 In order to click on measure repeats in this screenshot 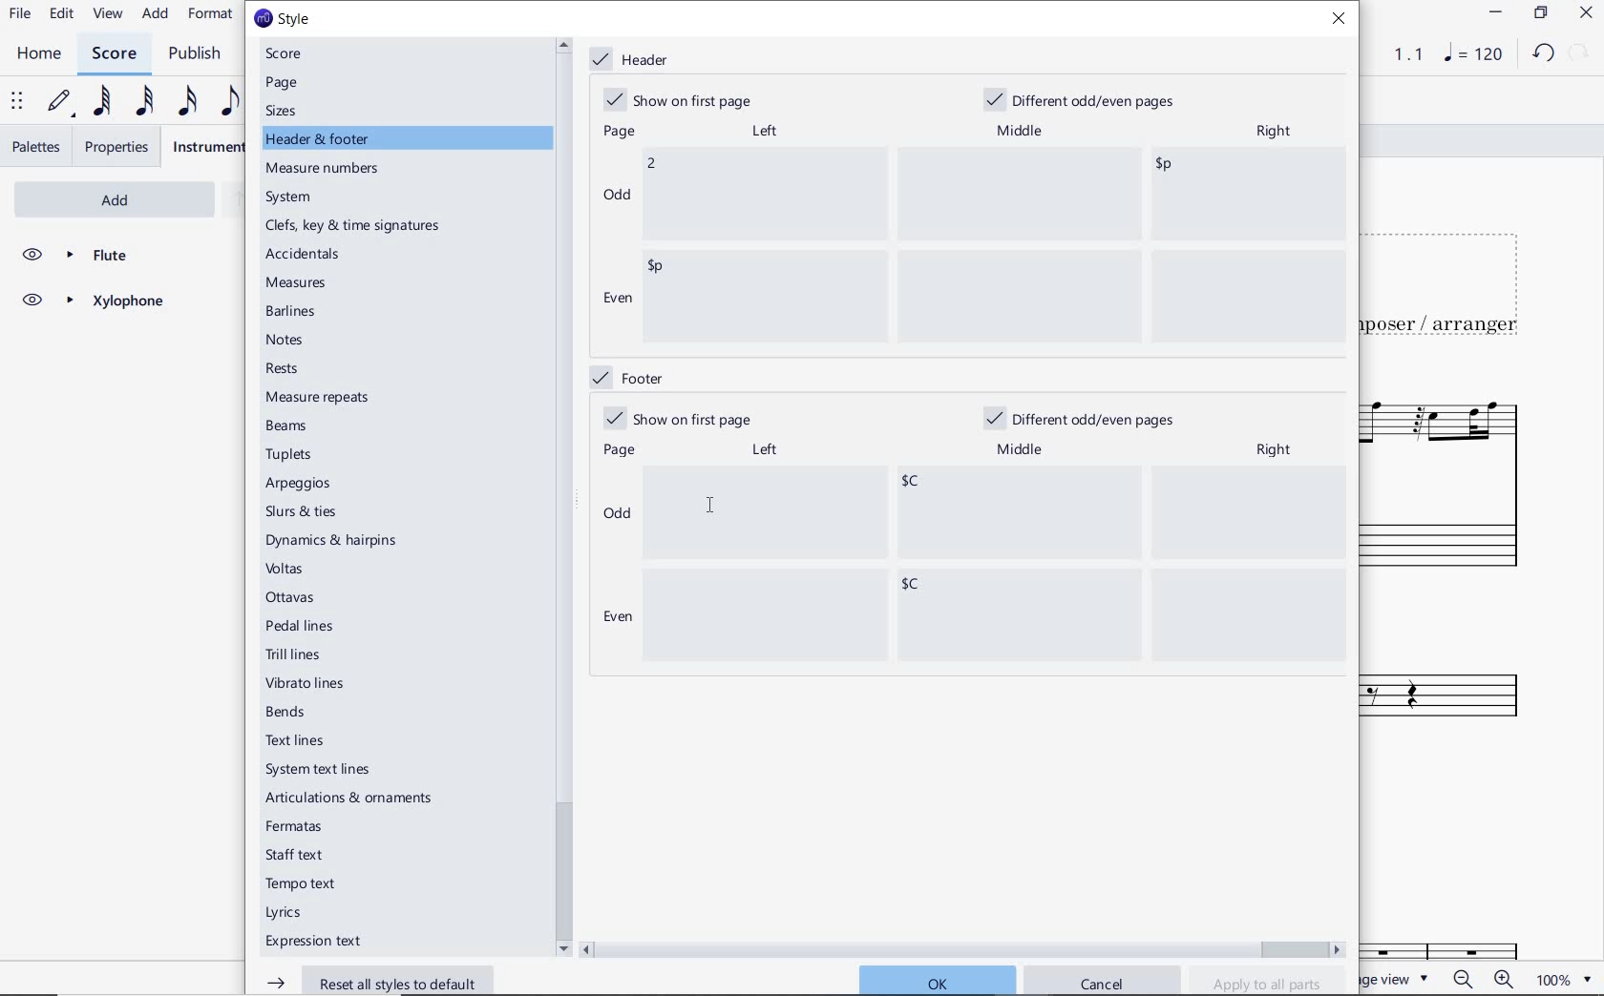, I will do `click(318, 397)`.